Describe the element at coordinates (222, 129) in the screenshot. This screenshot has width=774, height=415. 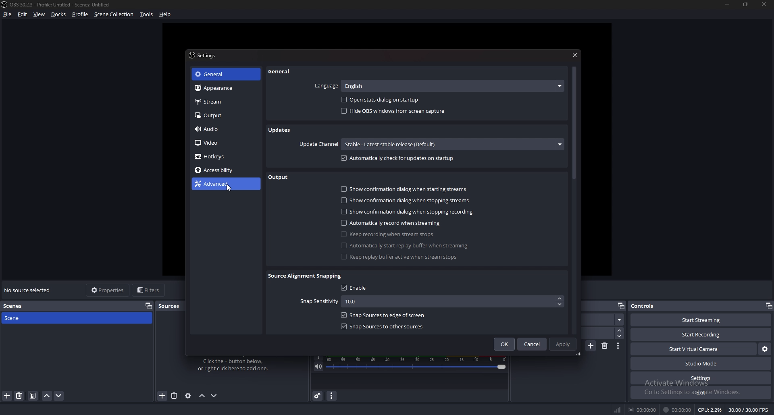
I see `Audio` at that location.